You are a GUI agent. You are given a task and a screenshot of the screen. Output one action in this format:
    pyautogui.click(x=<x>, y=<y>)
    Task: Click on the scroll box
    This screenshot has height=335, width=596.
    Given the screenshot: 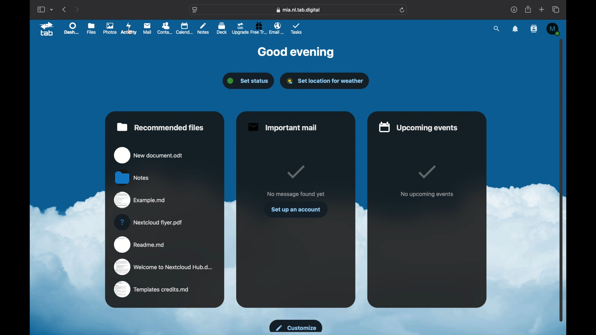 What is the action you would take?
    pyautogui.click(x=562, y=180)
    